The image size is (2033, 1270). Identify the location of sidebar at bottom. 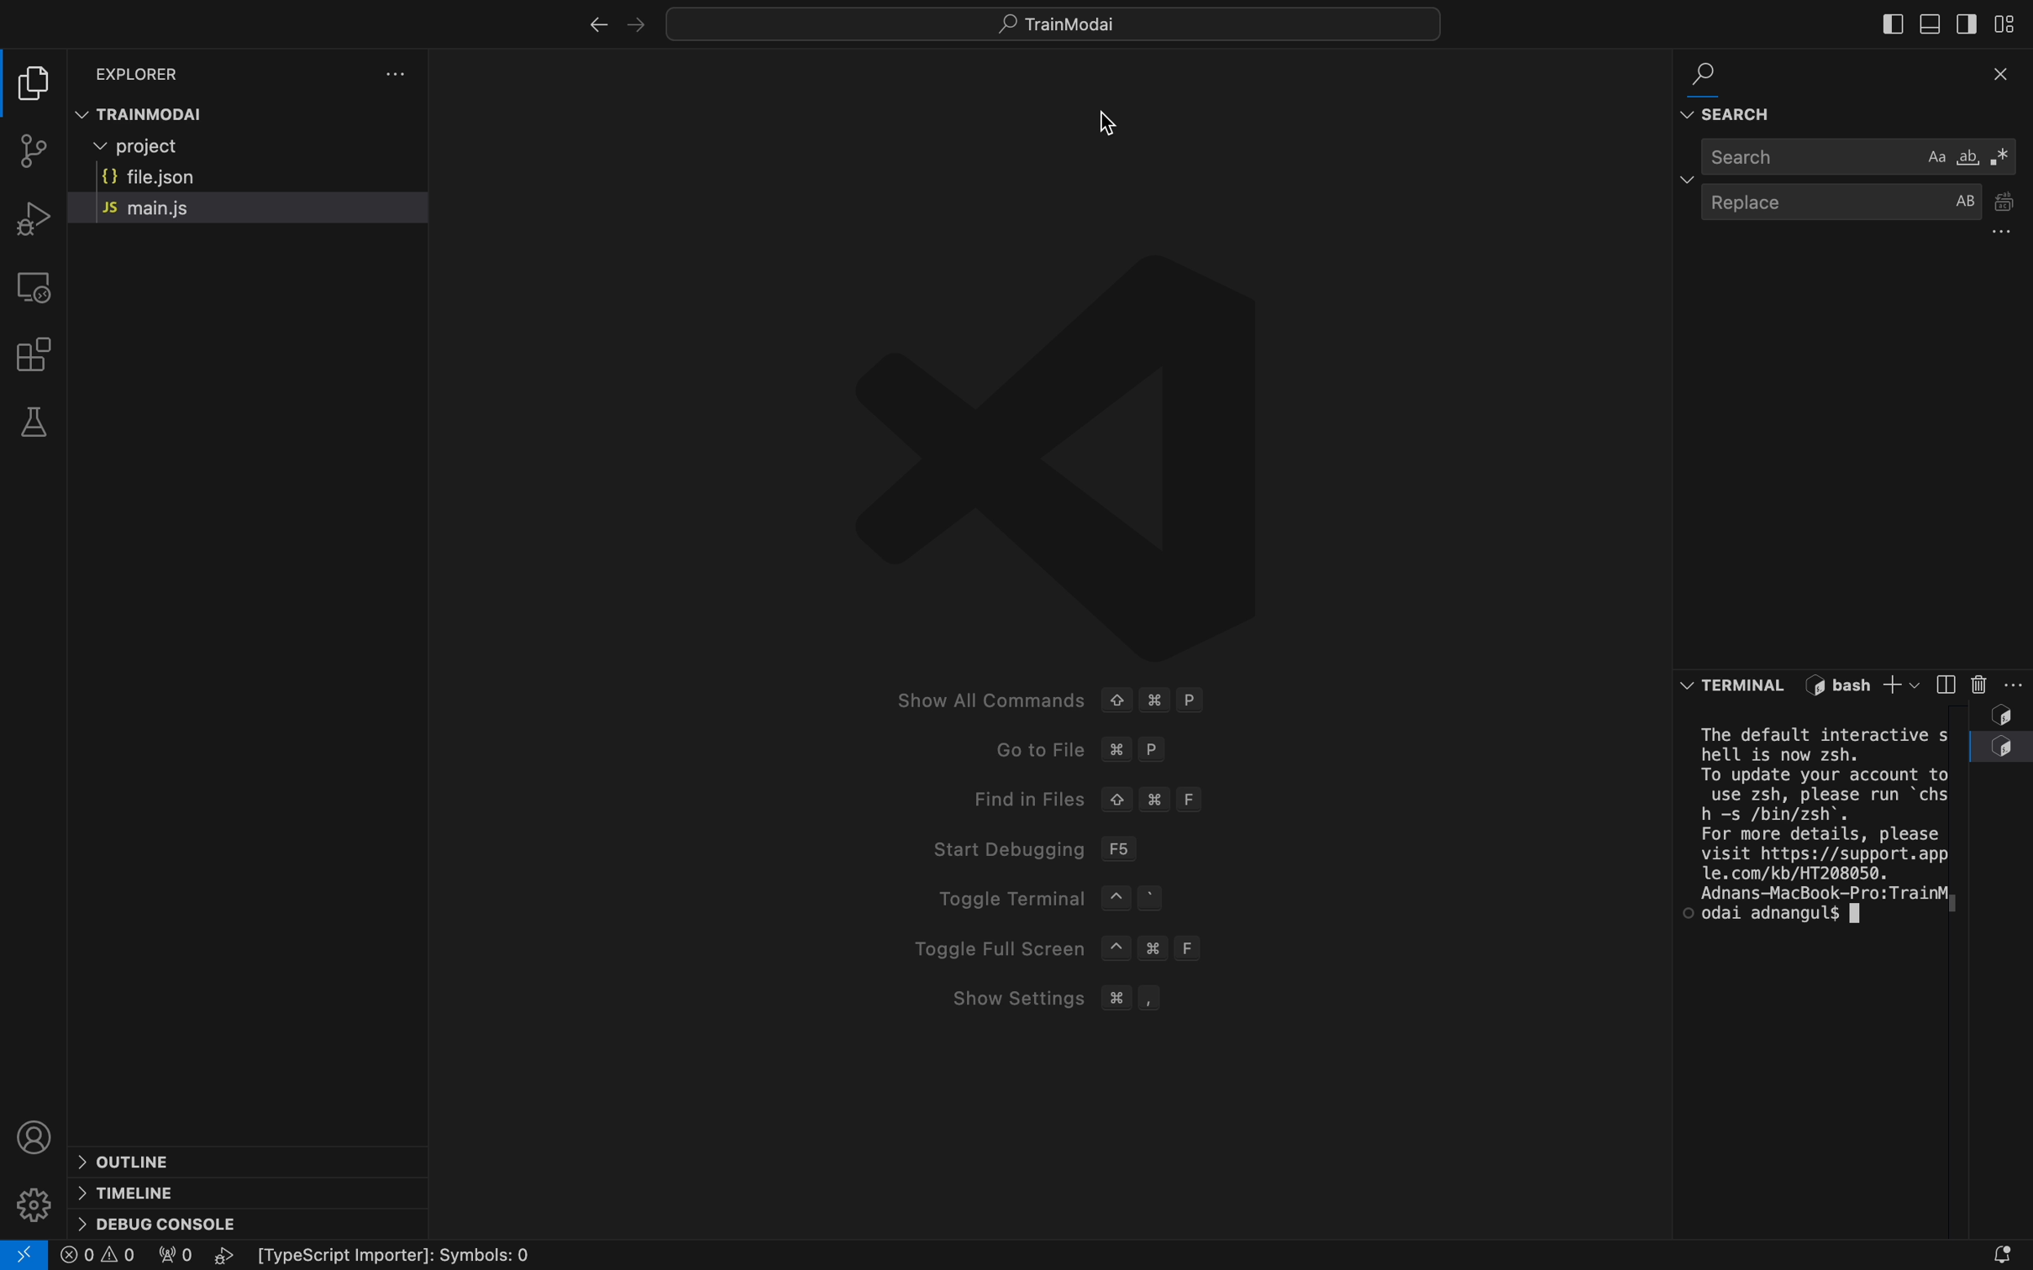
(1925, 24).